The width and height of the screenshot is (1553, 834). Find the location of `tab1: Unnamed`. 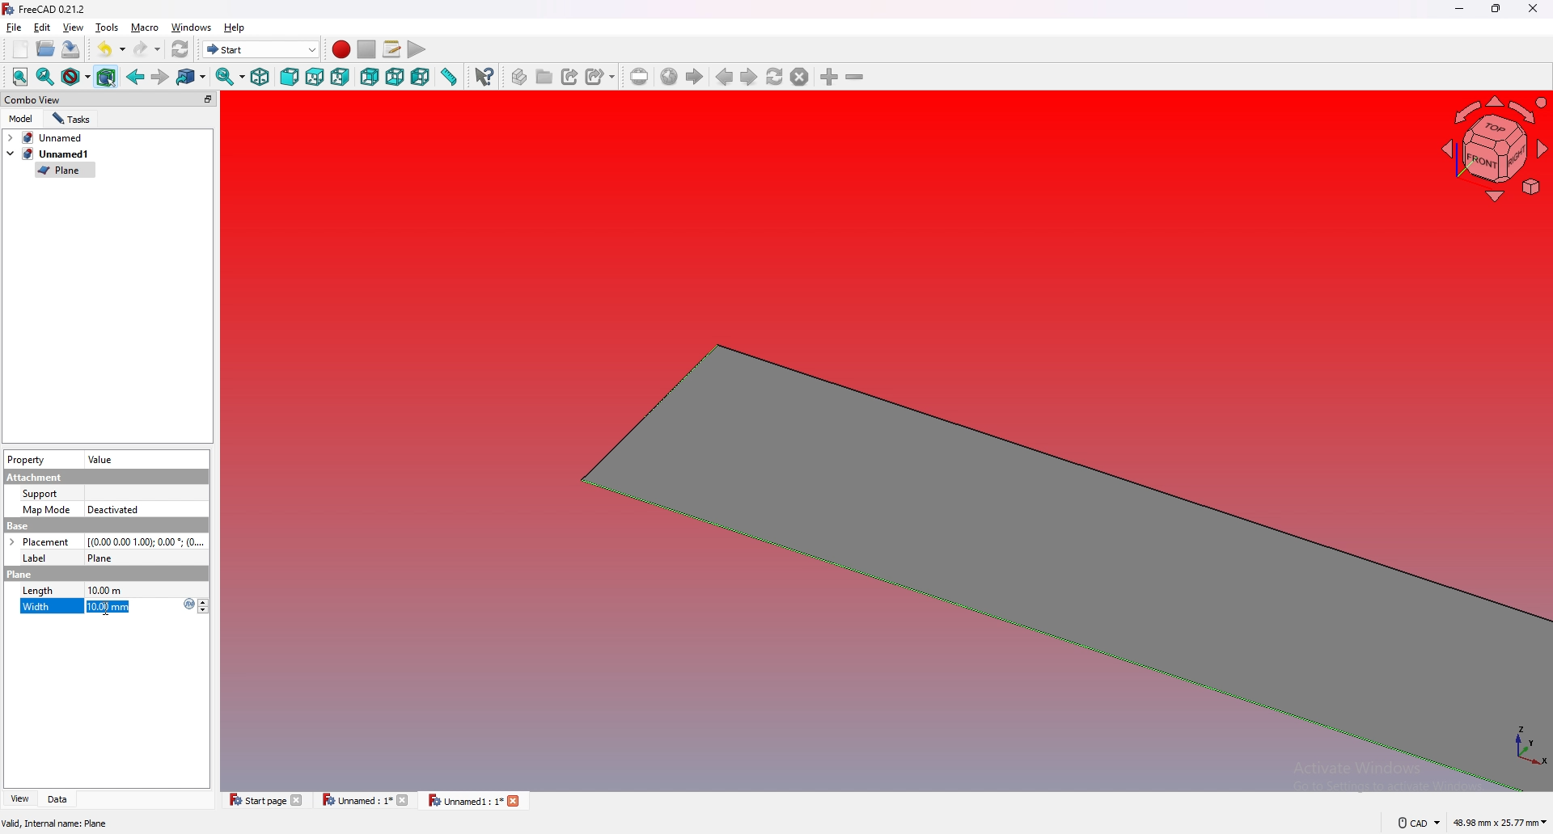

tab1: Unnamed is located at coordinates (50, 137).